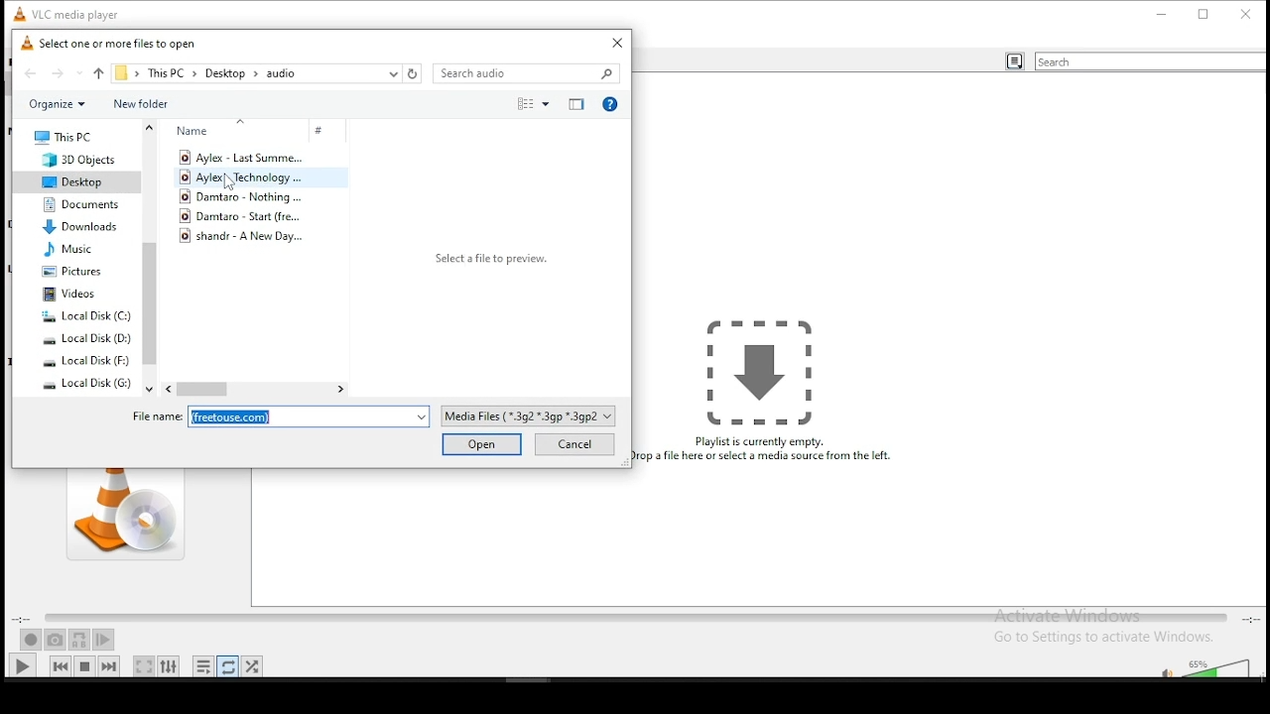  What do you see at coordinates (57, 104) in the screenshot?
I see `organize` at bounding box center [57, 104].